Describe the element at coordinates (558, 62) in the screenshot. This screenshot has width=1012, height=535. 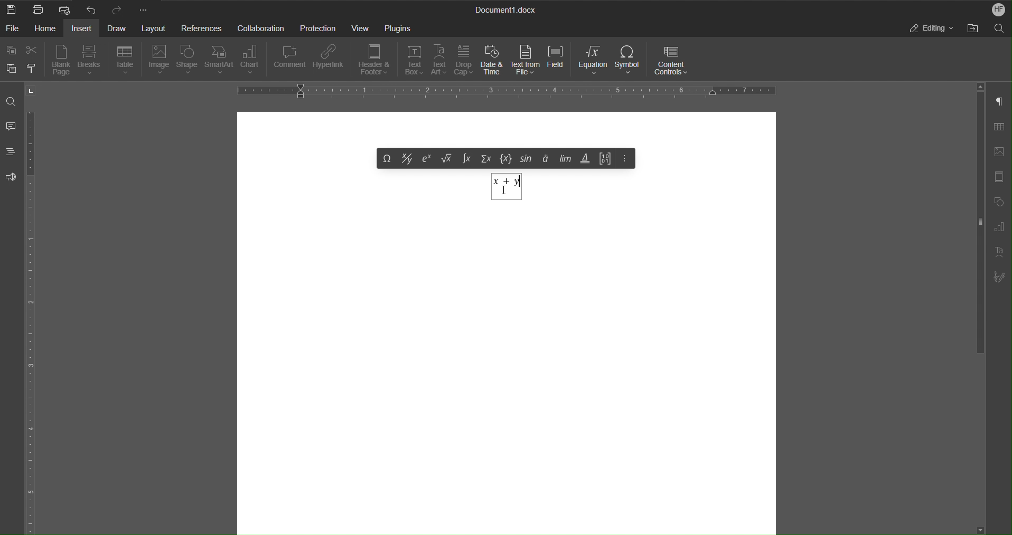
I see `Field` at that location.